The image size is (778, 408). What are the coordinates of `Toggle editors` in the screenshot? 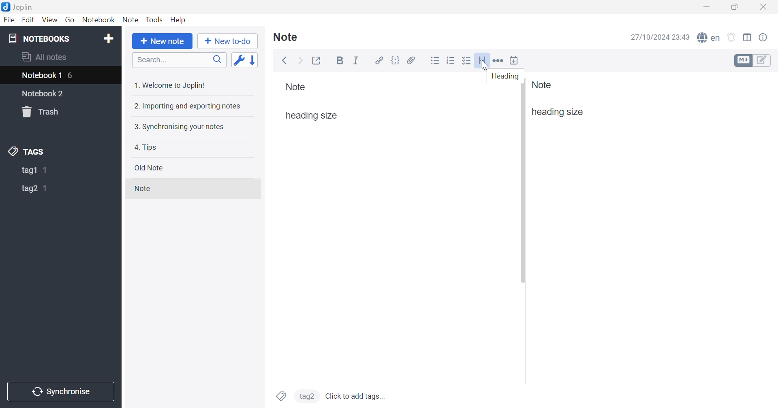 It's located at (752, 60).